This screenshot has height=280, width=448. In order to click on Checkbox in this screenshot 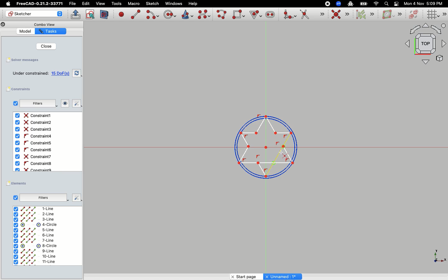, I will do `click(14, 103)`.